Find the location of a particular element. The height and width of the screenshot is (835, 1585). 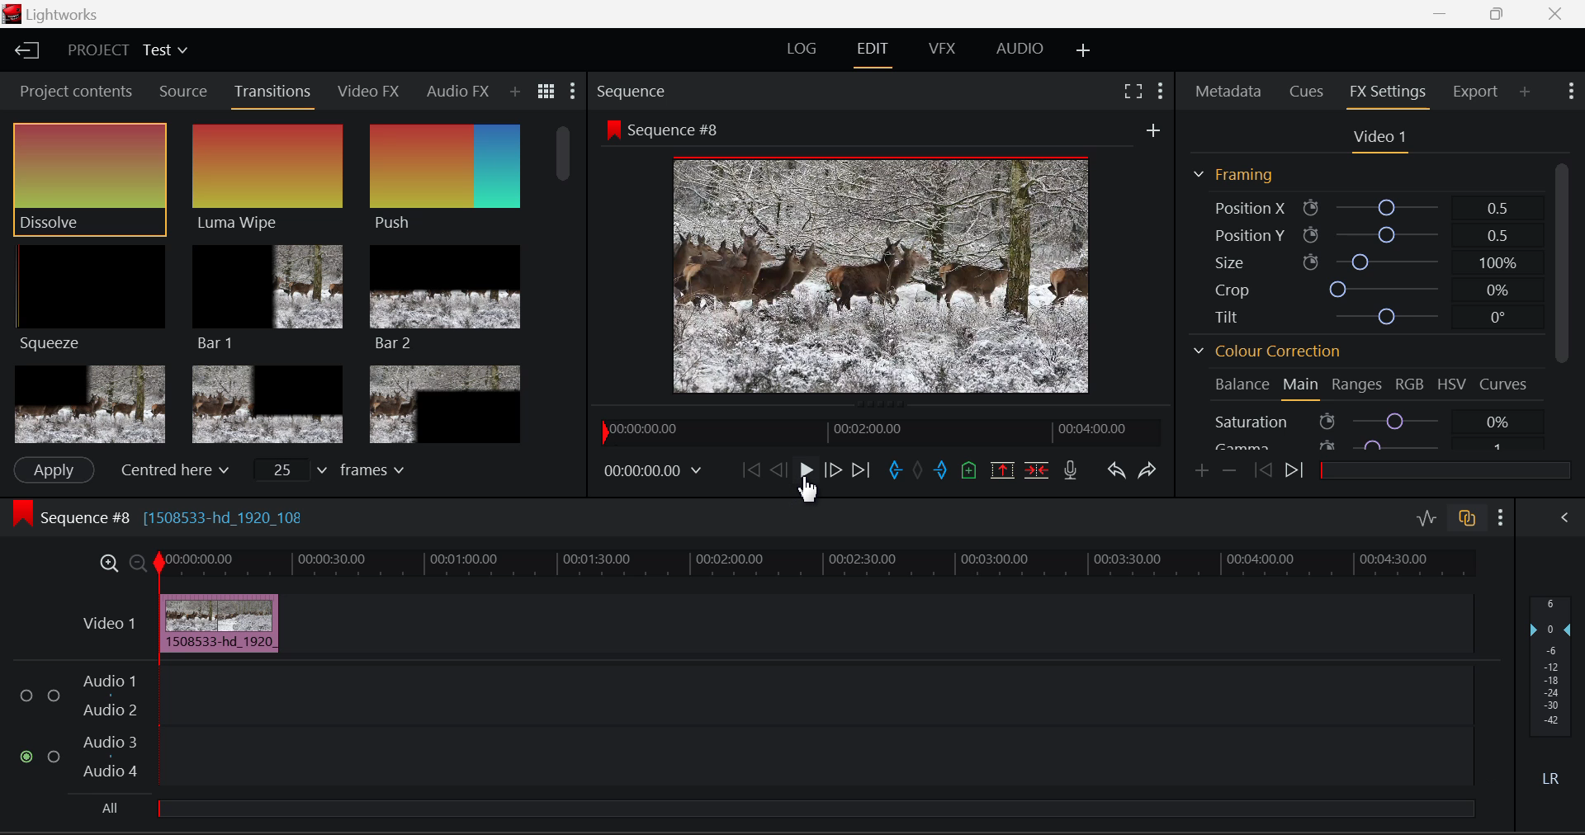

Project Timeline Navigator is located at coordinates (878, 431).